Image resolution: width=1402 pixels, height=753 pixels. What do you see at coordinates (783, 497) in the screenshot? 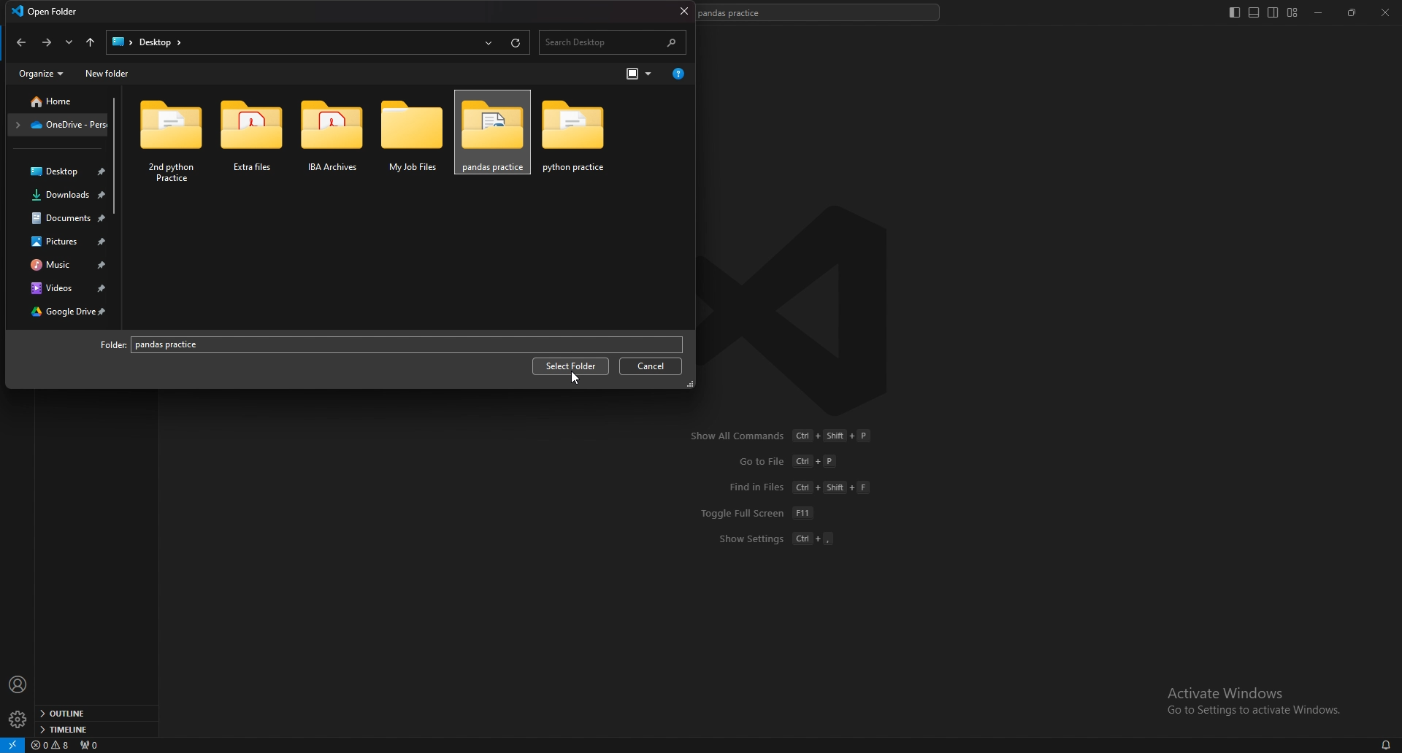
I see `Show All Commands Ct + Shift + P
GotoFile Cl +P
Find in Files (Ct + Shit + F
Toggle Full Screen [FT
Show Settings (Cl +,` at bounding box center [783, 497].